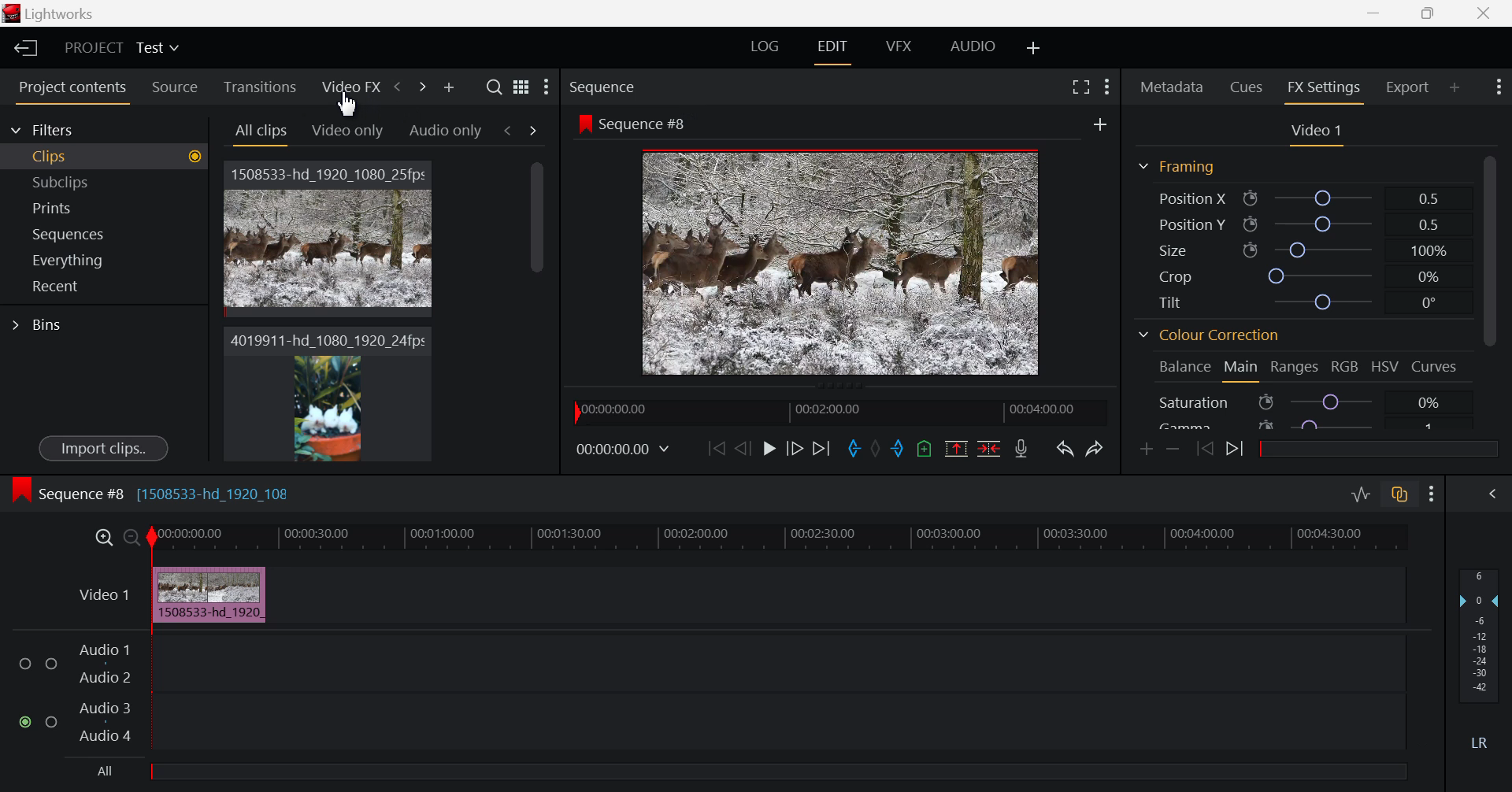  Describe the element at coordinates (102, 157) in the screenshot. I see `Clips` at that location.